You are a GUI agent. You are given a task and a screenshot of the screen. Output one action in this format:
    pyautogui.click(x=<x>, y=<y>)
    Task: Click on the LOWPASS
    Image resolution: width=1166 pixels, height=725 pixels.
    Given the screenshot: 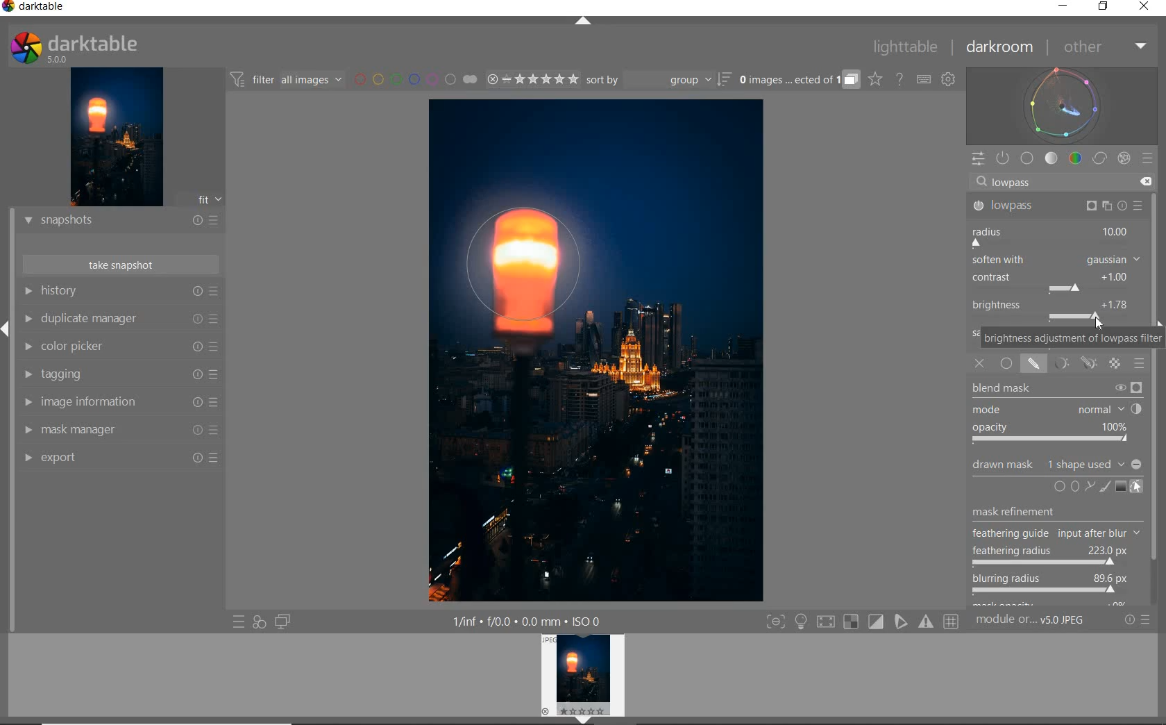 What is the action you would take?
    pyautogui.click(x=1056, y=205)
    